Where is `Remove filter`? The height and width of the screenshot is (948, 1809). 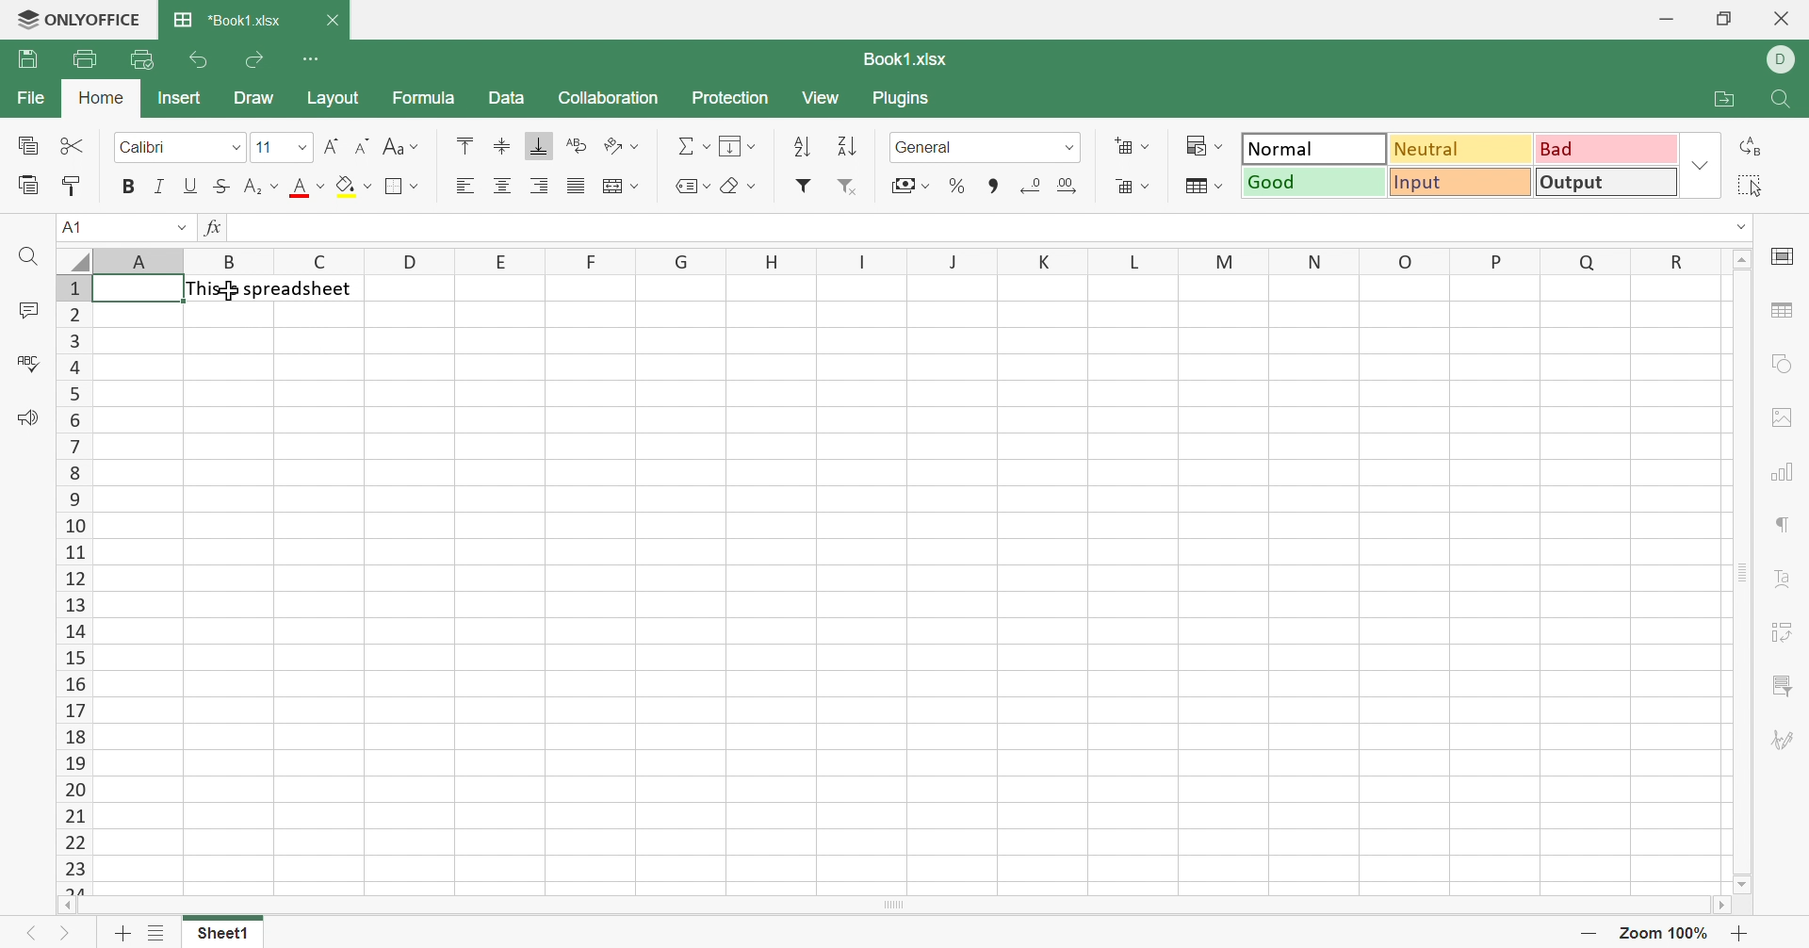
Remove filter is located at coordinates (849, 188).